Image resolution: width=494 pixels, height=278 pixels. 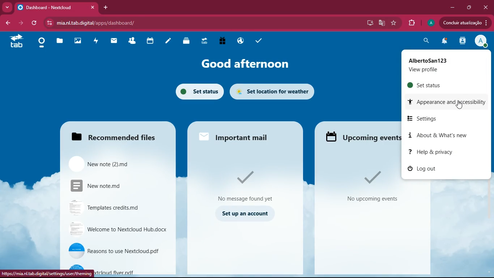 What do you see at coordinates (464, 23) in the screenshot?
I see `Condluir atualizagio` at bounding box center [464, 23].